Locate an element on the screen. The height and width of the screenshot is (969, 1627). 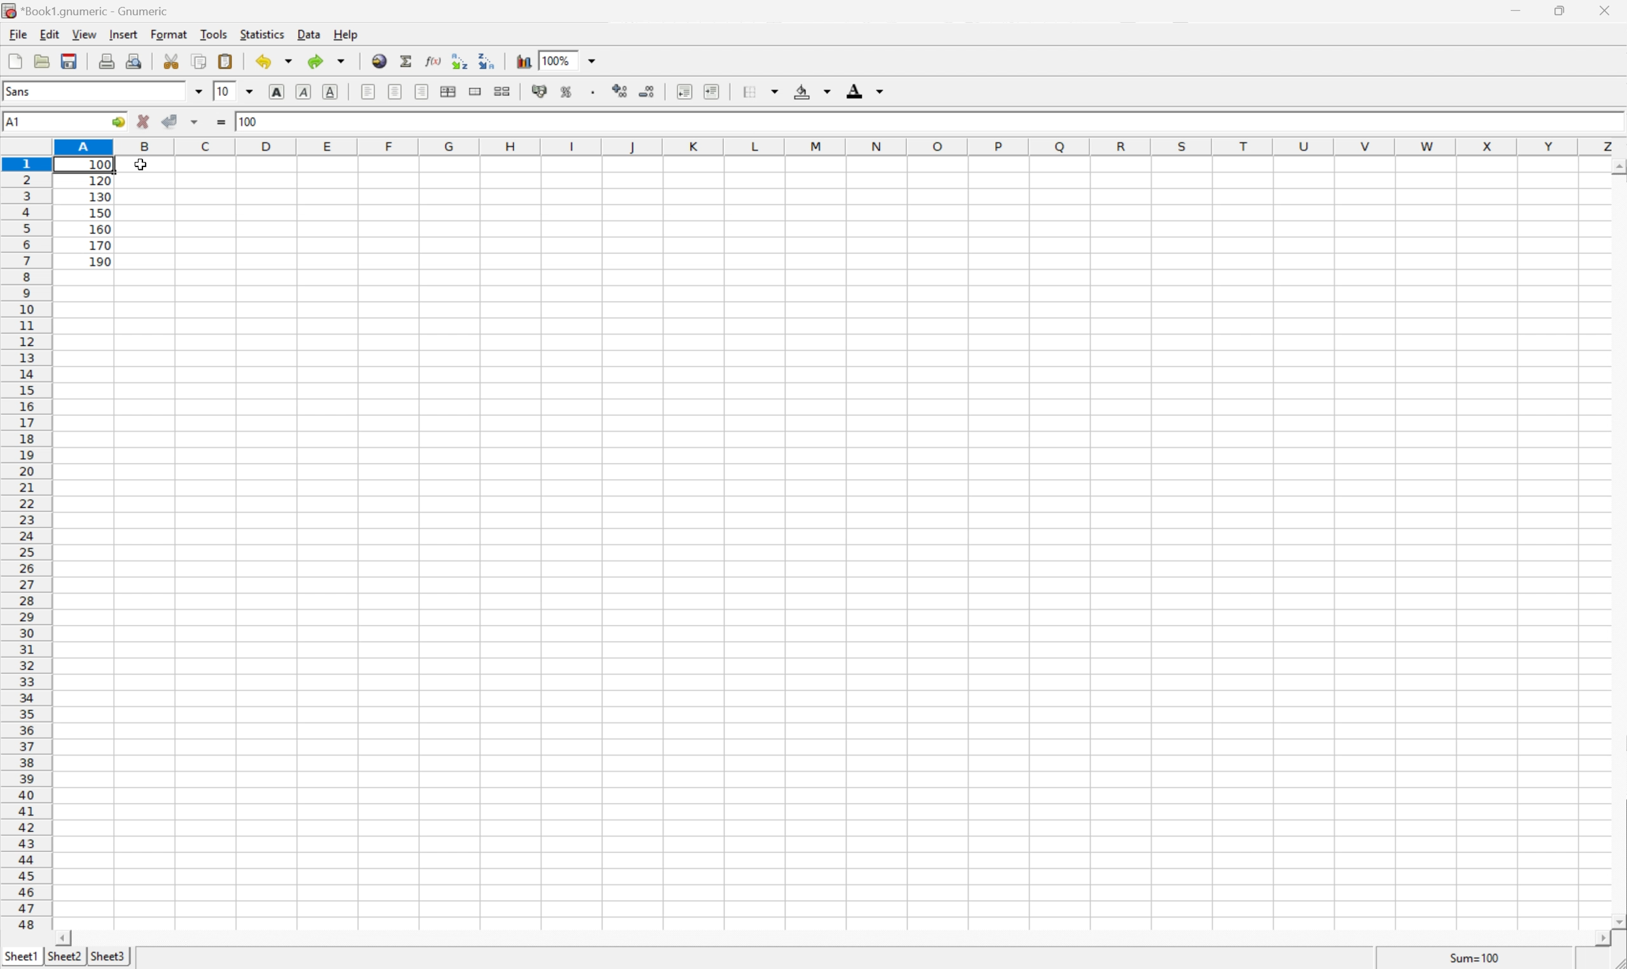
Accept changes is located at coordinates (172, 121).